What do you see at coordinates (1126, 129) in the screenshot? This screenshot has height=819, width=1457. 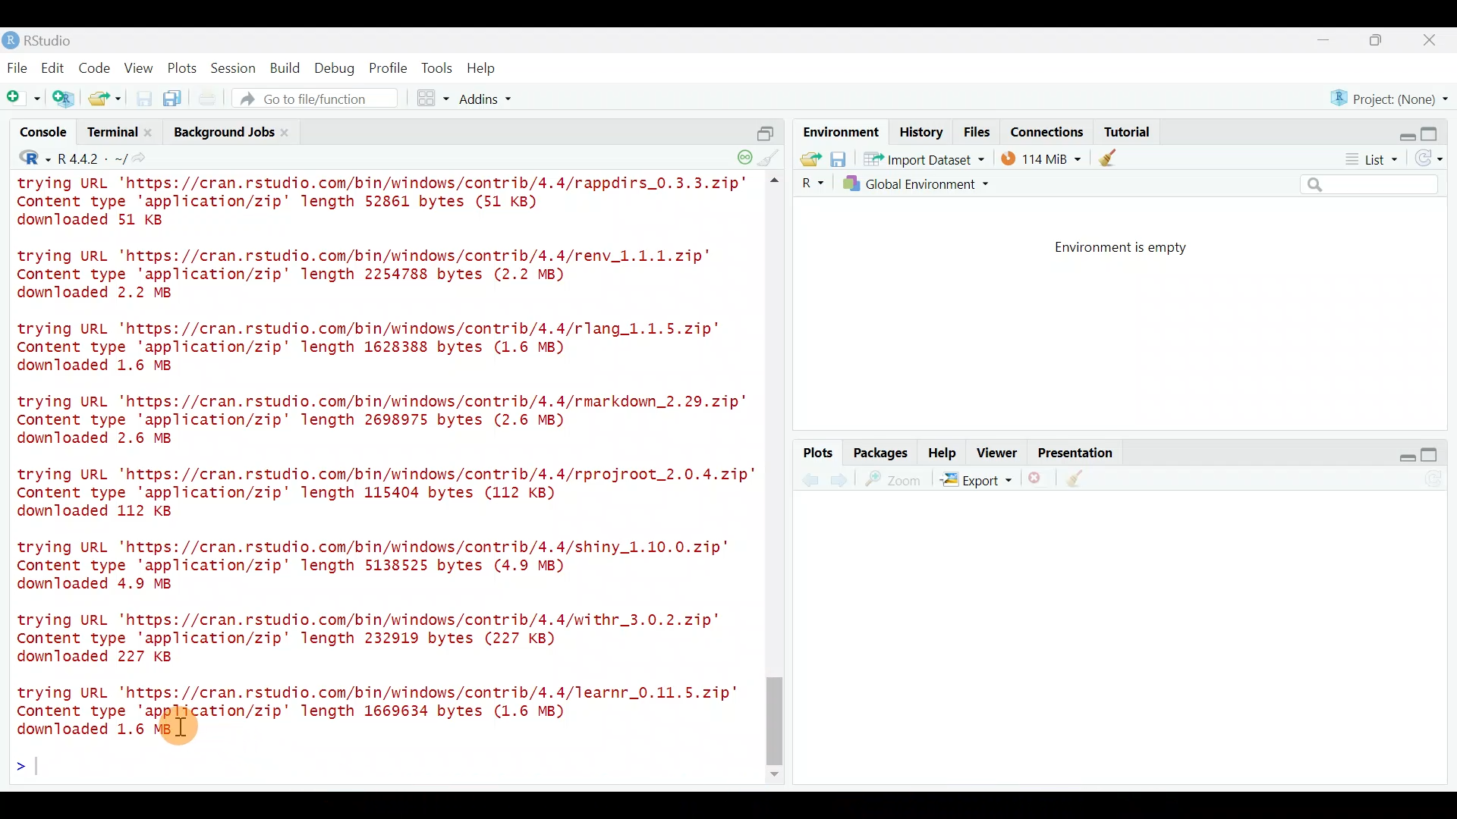 I see `Tutorial` at bounding box center [1126, 129].